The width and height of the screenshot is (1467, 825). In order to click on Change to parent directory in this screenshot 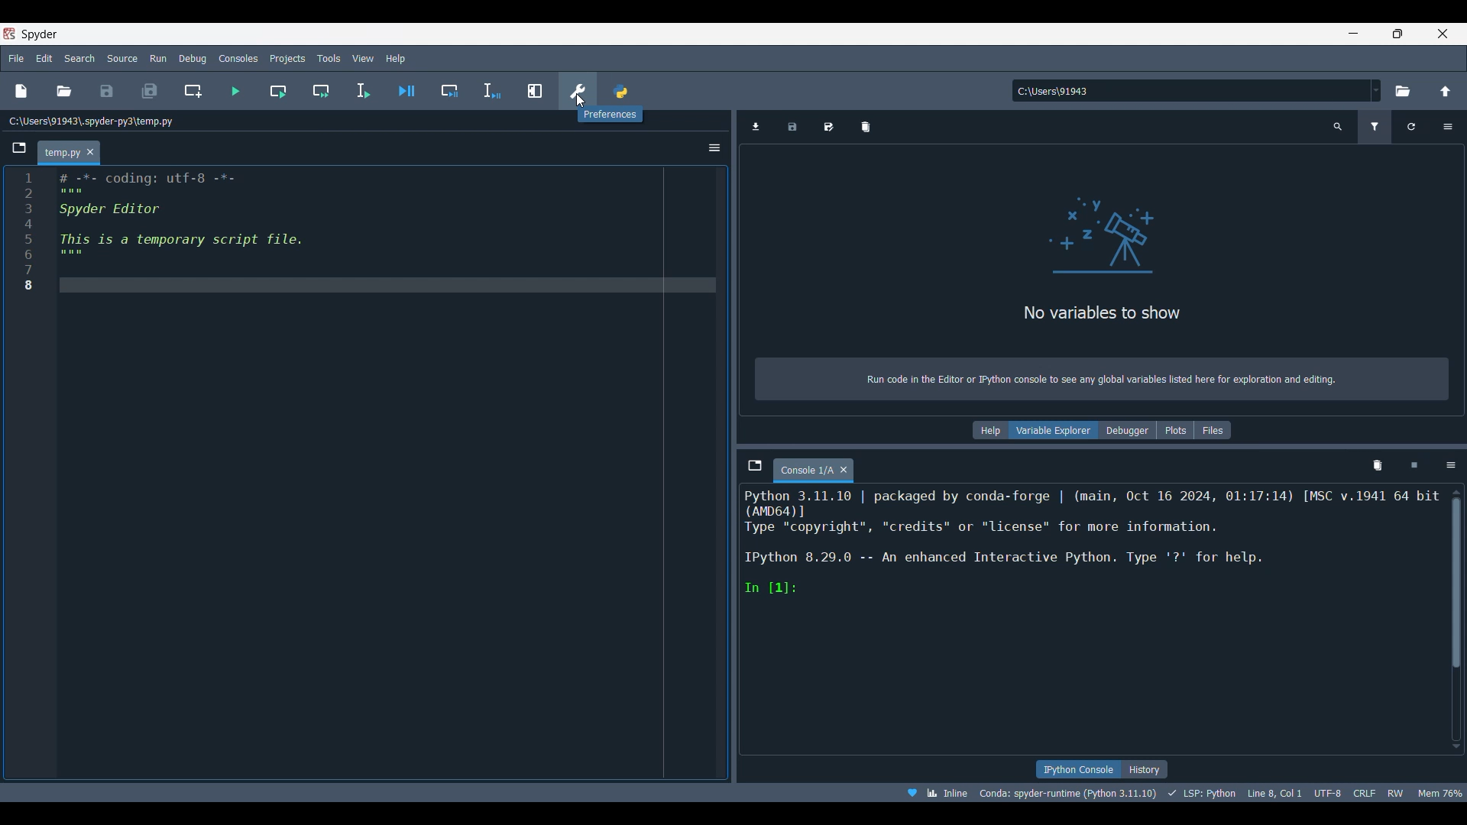, I will do `click(1446, 91)`.